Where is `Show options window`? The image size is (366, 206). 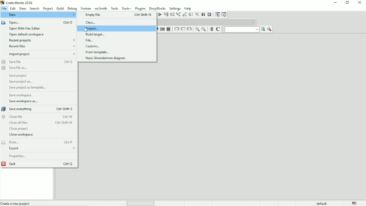 Show options window is located at coordinates (269, 29).